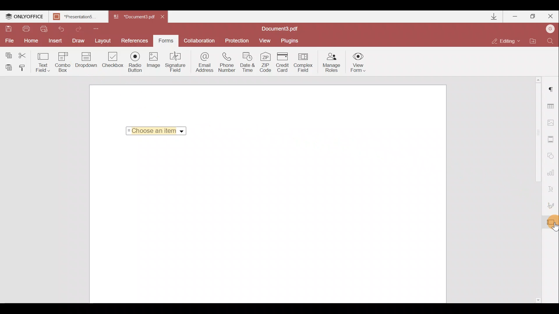  I want to click on Open file location, so click(533, 41).